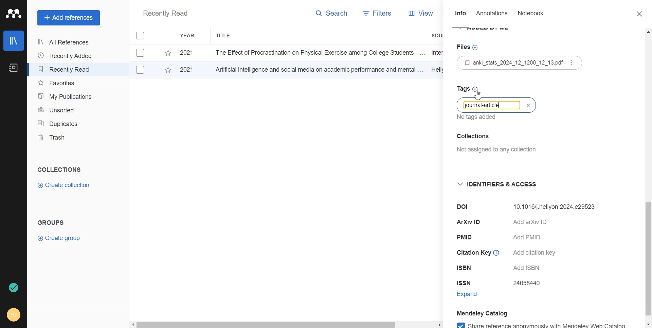  What do you see at coordinates (468, 88) in the screenshot?
I see `Tags` at bounding box center [468, 88].